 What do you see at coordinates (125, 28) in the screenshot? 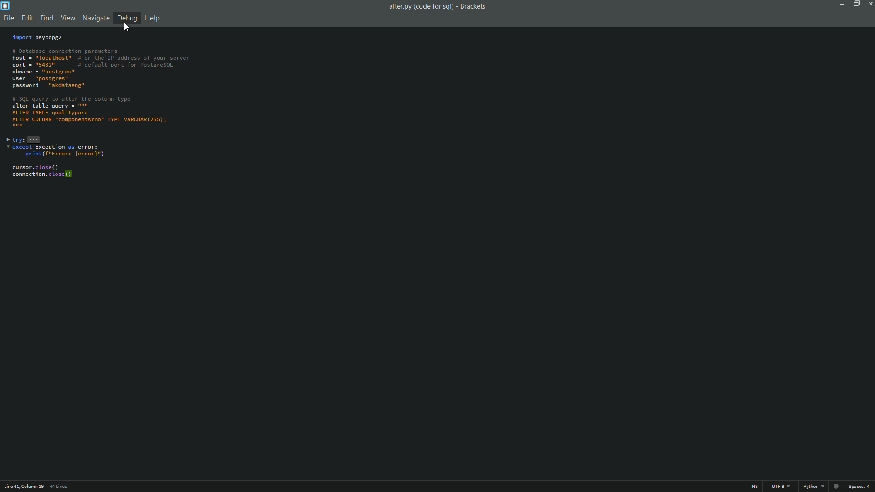
I see `Cursor` at bounding box center [125, 28].